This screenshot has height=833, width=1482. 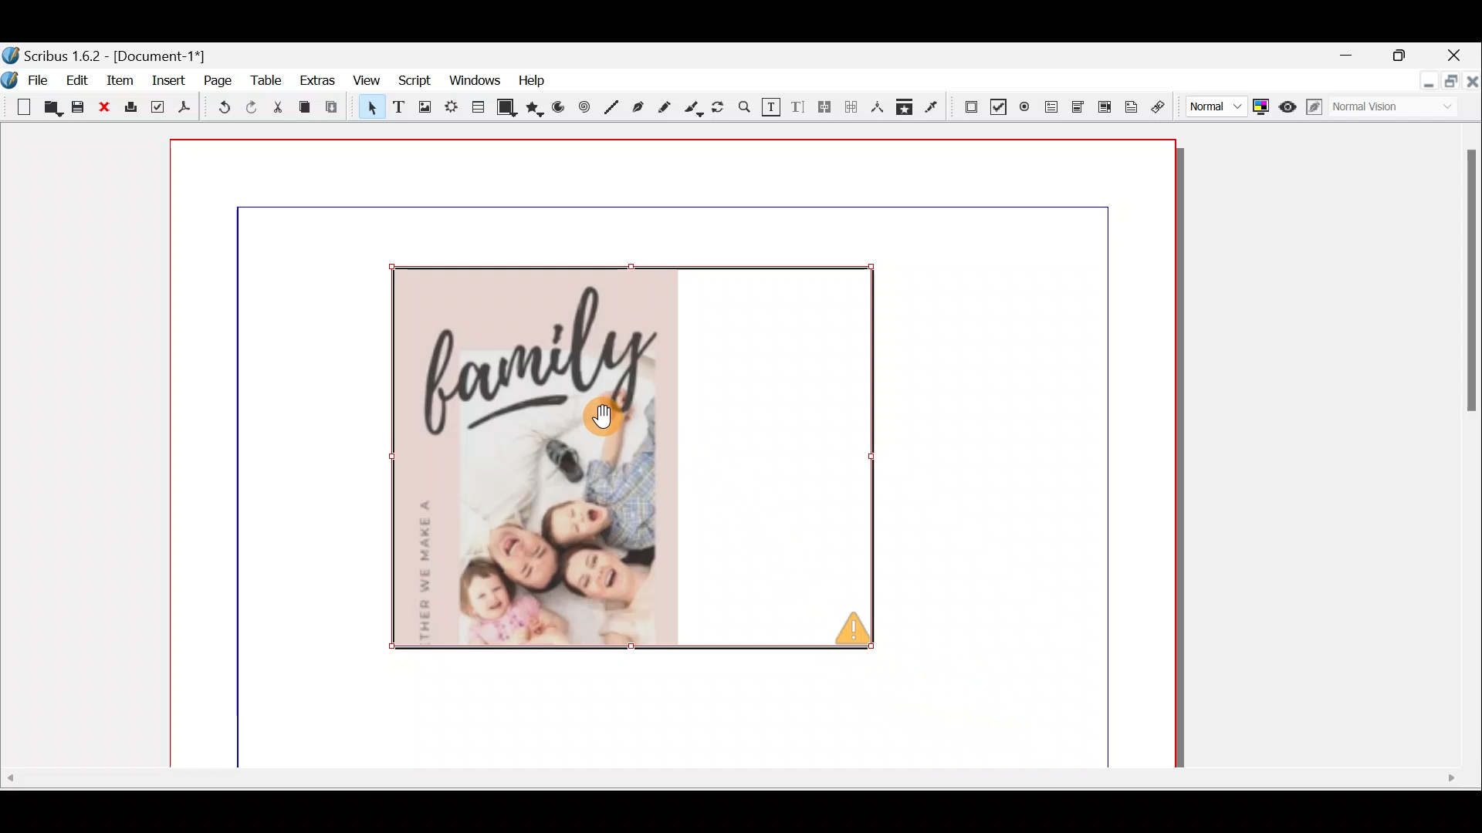 What do you see at coordinates (1449, 84) in the screenshot?
I see `maximise` at bounding box center [1449, 84].